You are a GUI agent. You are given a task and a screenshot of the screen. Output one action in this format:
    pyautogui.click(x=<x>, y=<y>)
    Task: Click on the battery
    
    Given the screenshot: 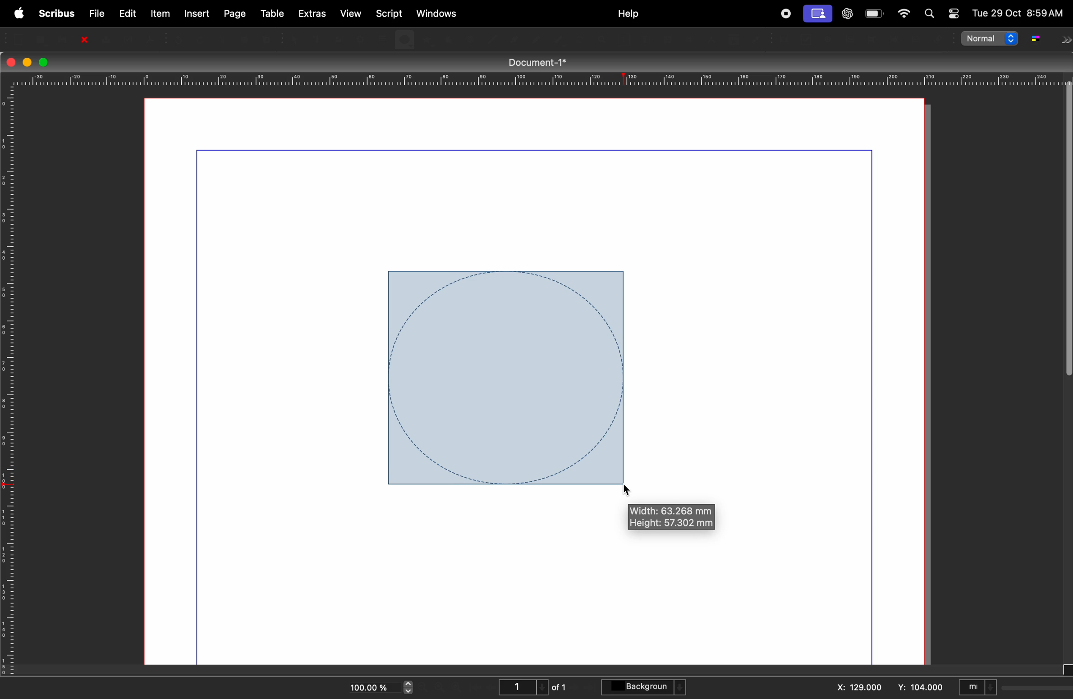 What is the action you would take?
    pyautogui.click(x=874, y=14)
    